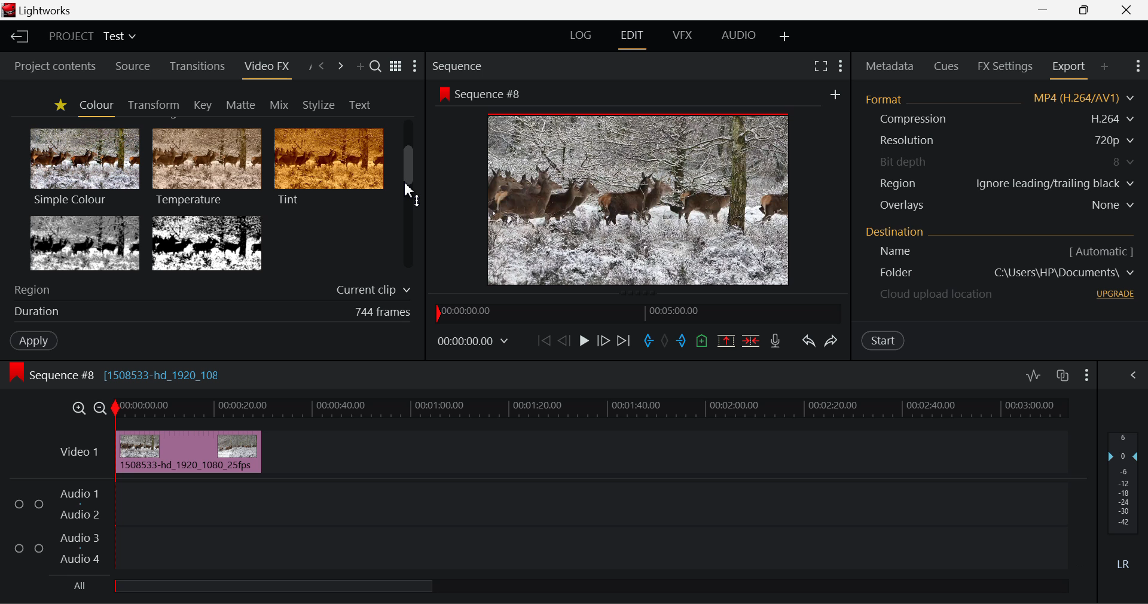 This screenshot has width=1148, height=604. I want to click on Ignore leading/trailing black , so click(1054, 184).